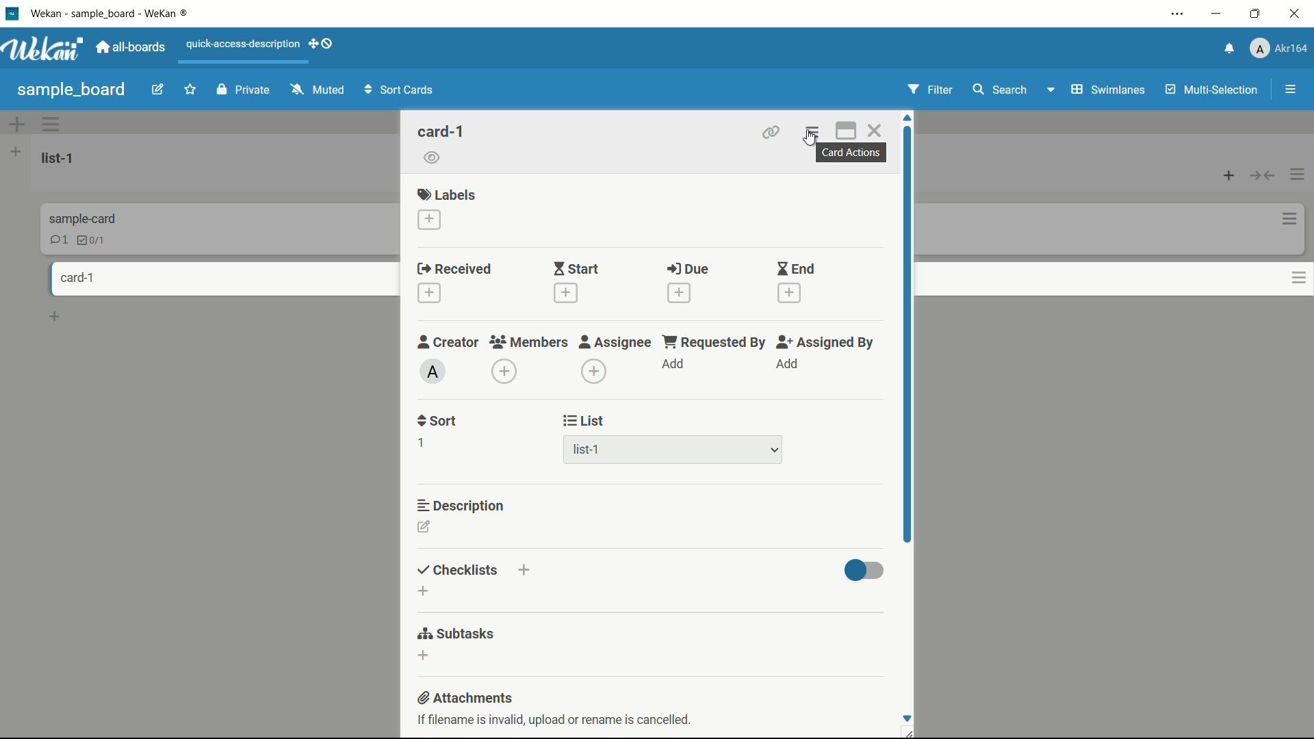 The height and width of the screenshot is (739, 1314). What do you see at coordinates (436, 422) in the screenshot?
I see `sort` at bounding box center [436, 422].